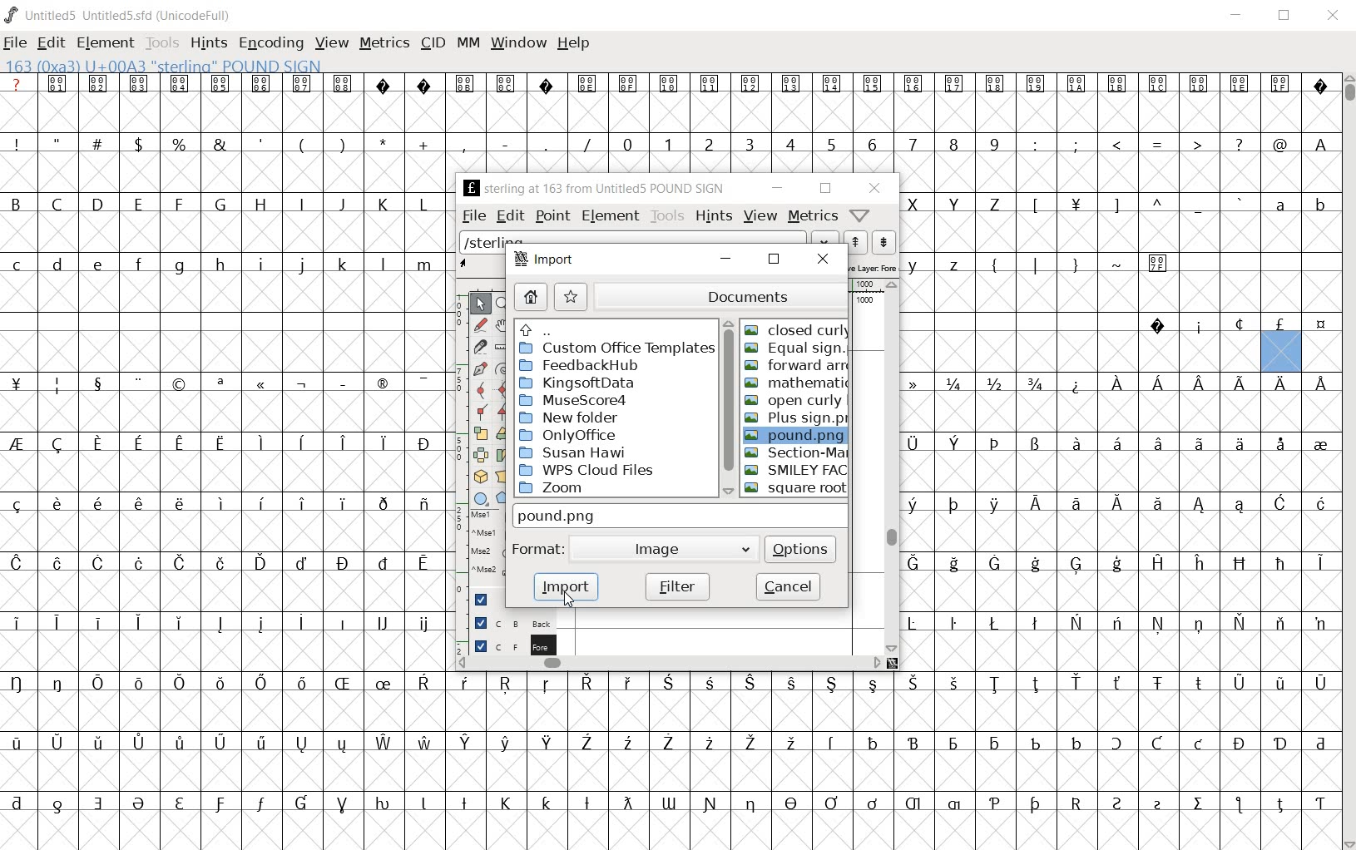 The height and width of the screenshot is (850, 1356). What do you see at coordinates (302, 266) in the screenshot?
I see `j` at bounding box center [302, 266].